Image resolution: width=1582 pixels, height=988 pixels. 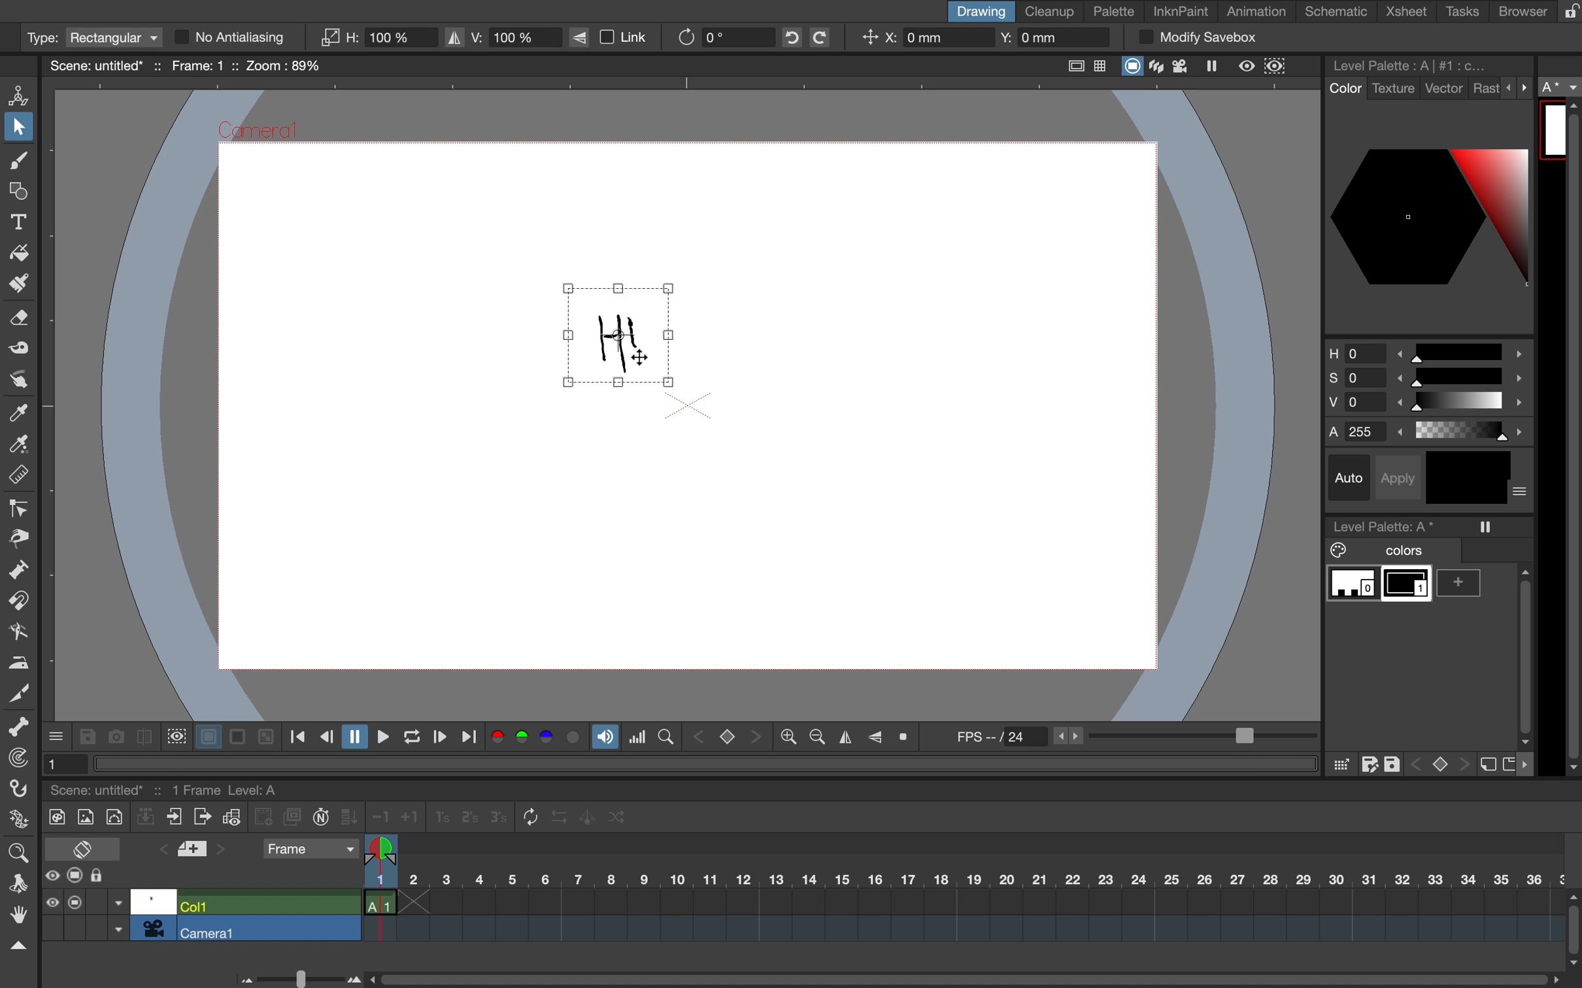 I want to click on close xsubsheet, so click(x=175, y=817).